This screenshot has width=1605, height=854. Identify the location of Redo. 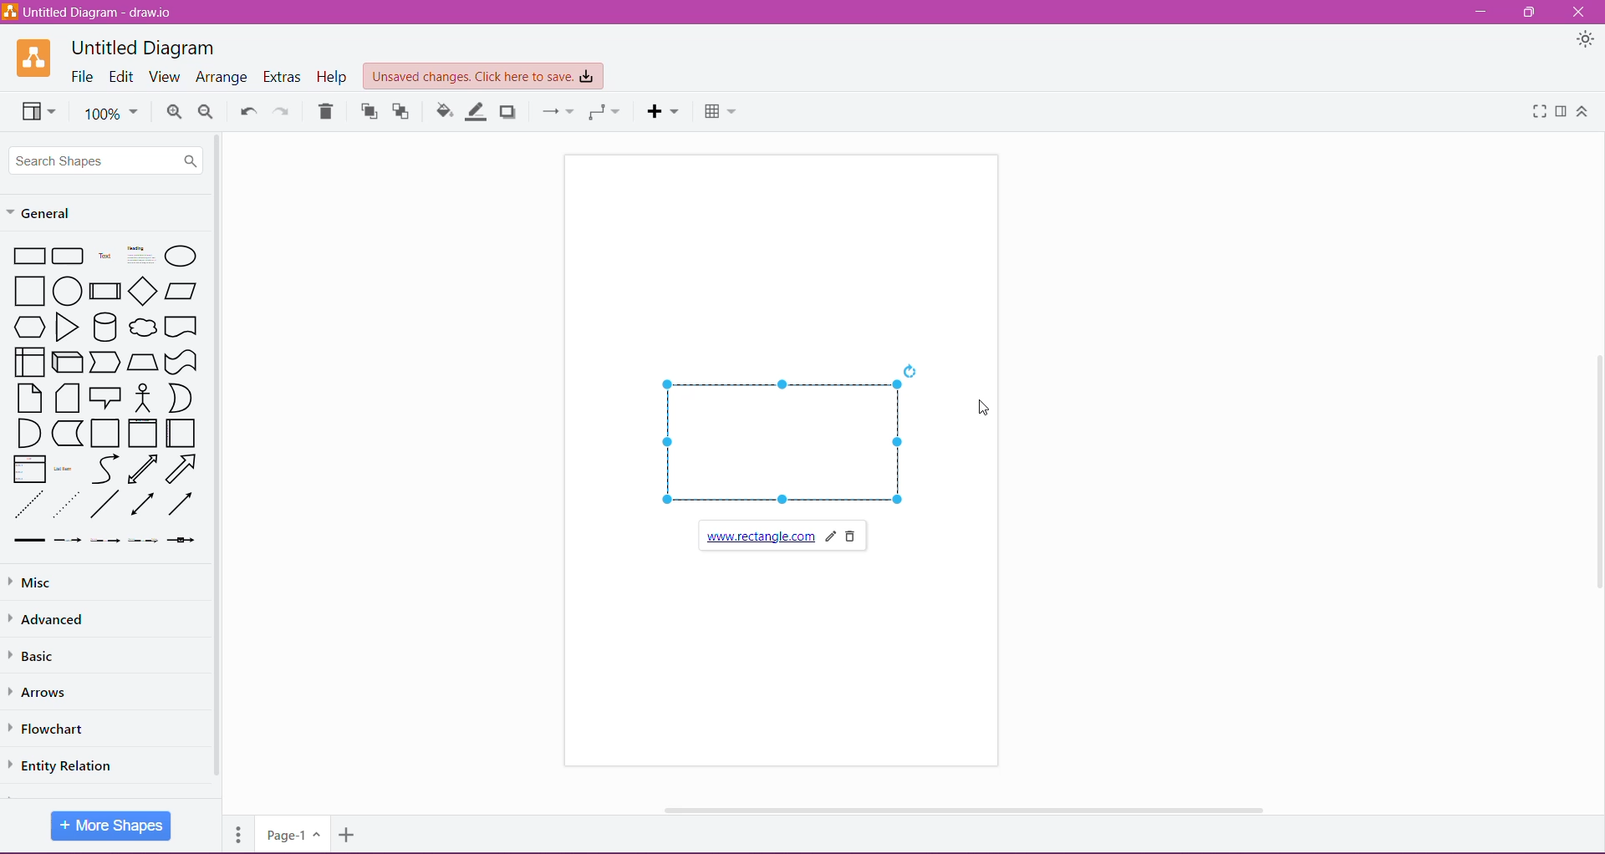
(284, 109).